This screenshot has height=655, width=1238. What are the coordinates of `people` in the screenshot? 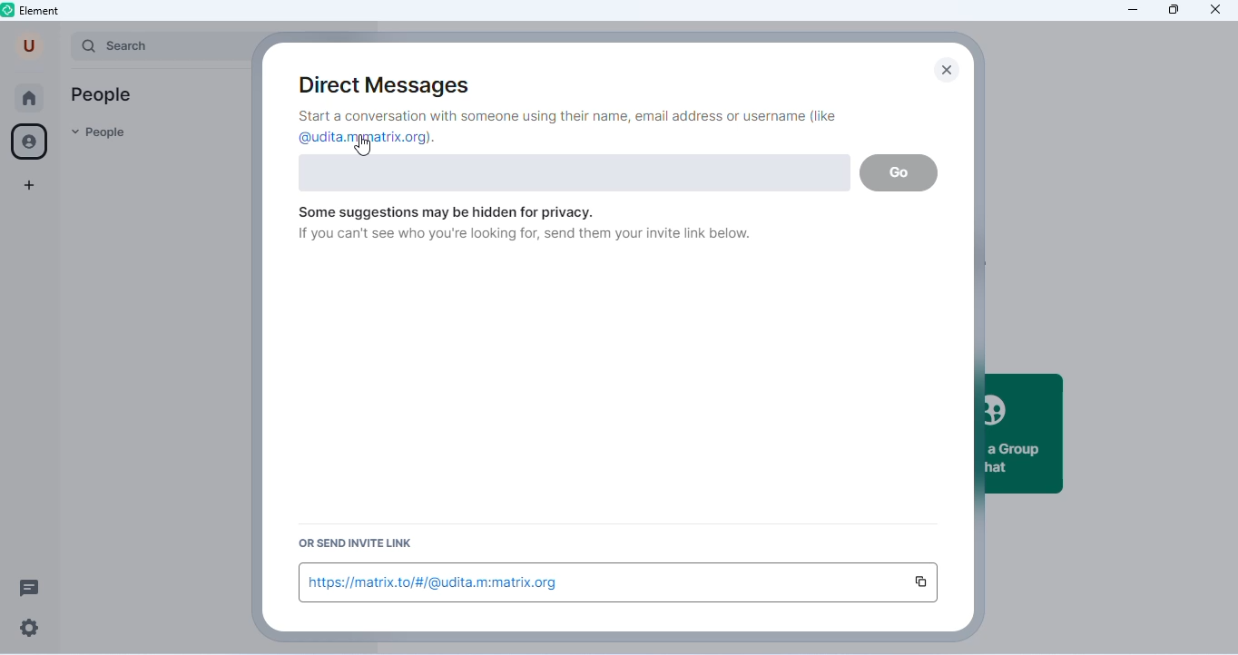 It's located at (100, 134).